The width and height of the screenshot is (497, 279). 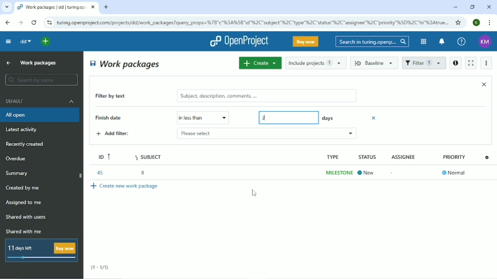 What do you see at coordinates (368, 157) in the screenshot?
I see `STATUS` at bounding box center [368, 157].